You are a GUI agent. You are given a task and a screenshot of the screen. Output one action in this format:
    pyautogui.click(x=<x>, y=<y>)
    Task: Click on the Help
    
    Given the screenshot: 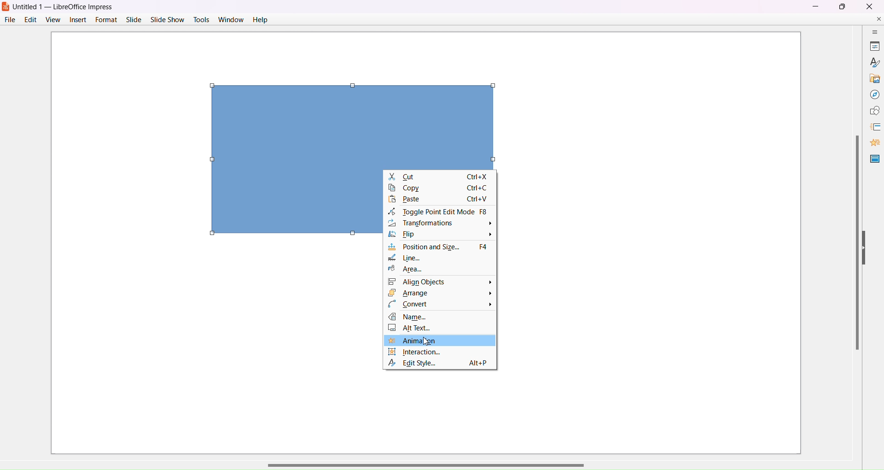 What is the action you would take?
    pyautogui.click(x=260, y=20)
    